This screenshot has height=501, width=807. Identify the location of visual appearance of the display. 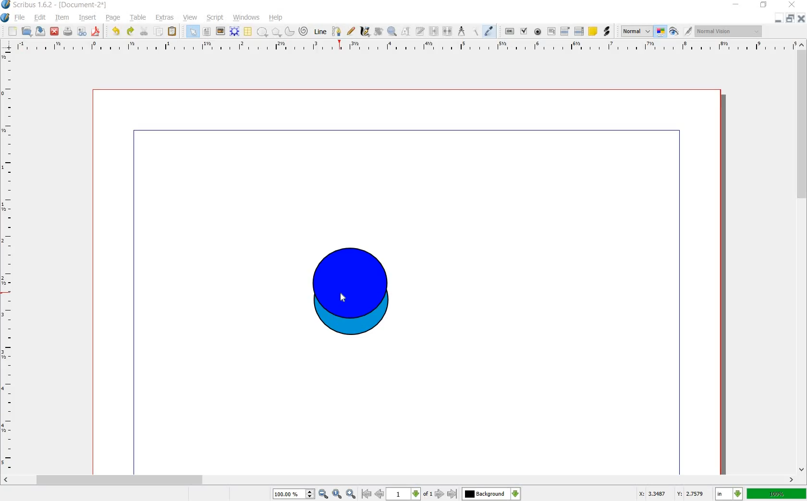
(729, 32).